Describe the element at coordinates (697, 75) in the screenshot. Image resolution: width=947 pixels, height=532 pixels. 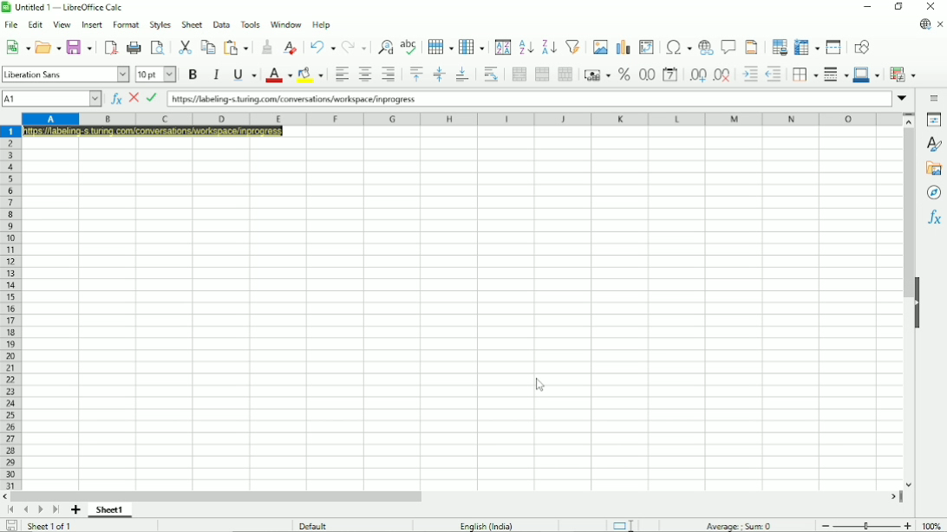
I see `Add decimal place` at that location.